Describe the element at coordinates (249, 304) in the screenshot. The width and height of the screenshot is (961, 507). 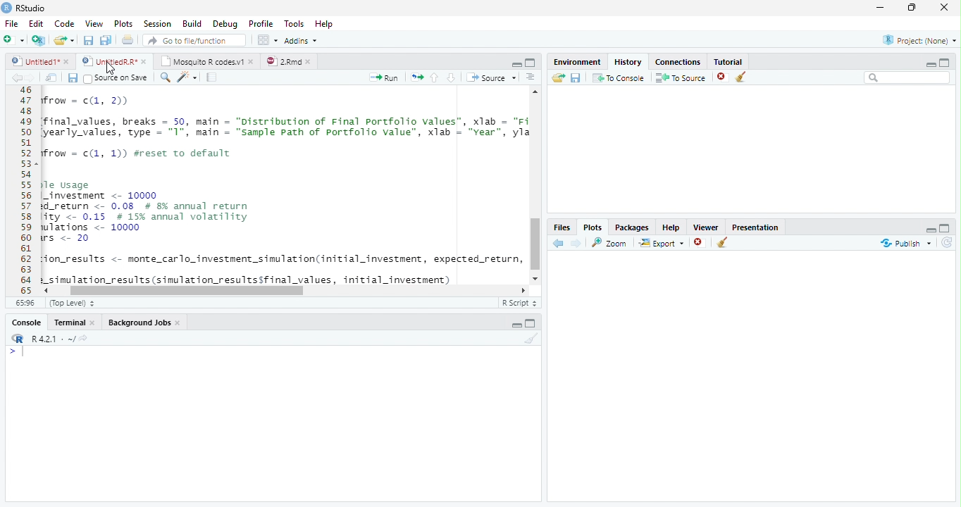
I see `monte_cario investment _simuiation{initial investment, expected_return, volatility, num simulations, num years)` at that location.